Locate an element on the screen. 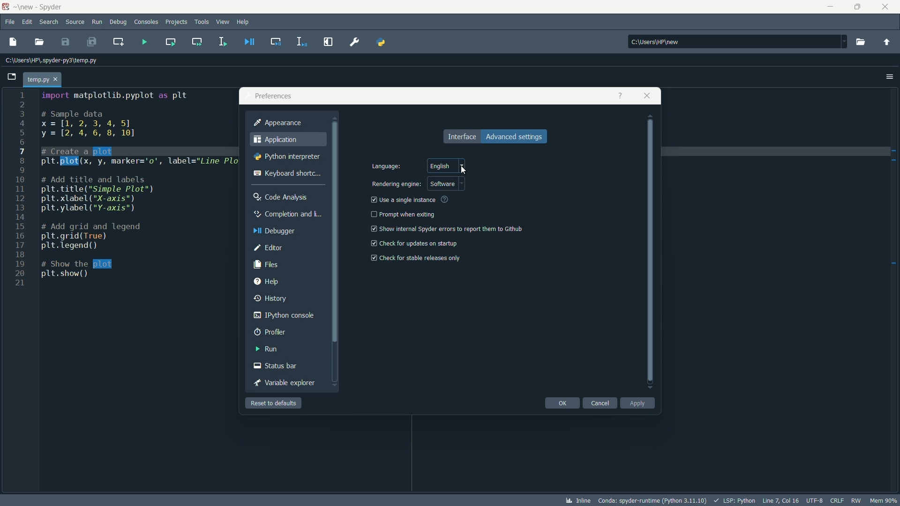 This screenshot has width=900, height=506. see more info is located at coordinates (446, 199).